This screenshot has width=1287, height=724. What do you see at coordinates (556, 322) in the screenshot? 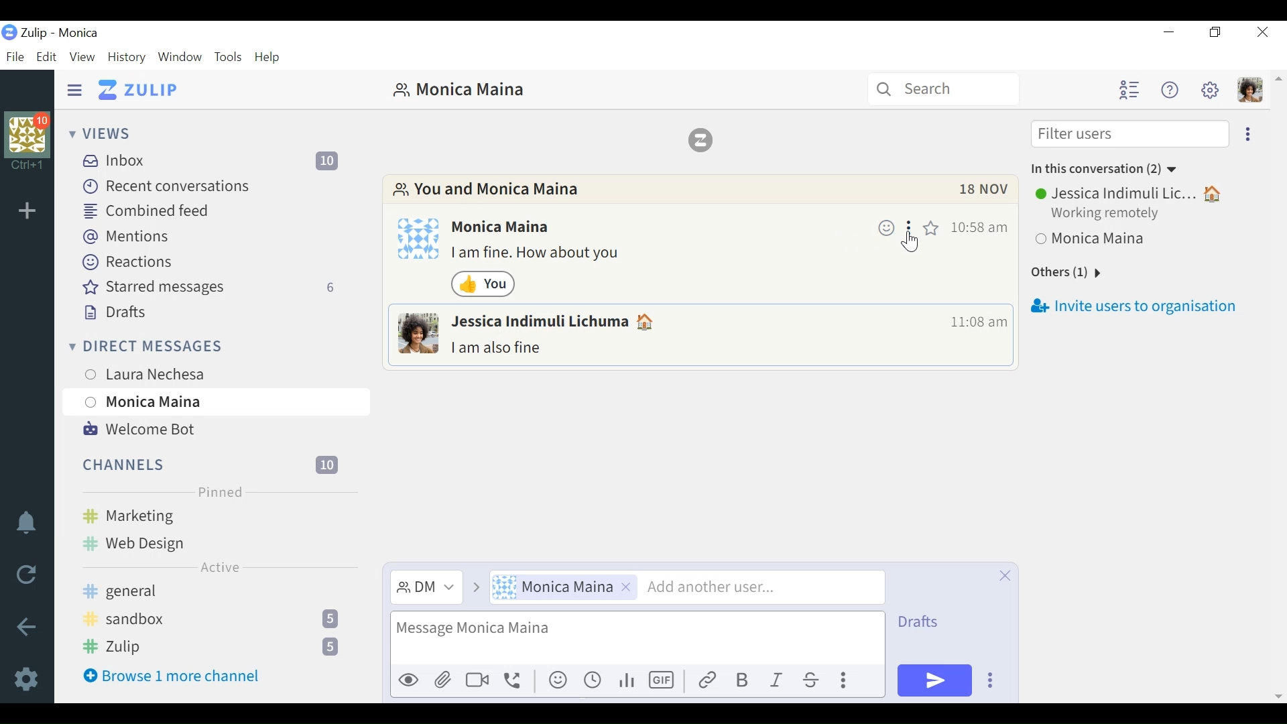
I see `Jessica Indimuli Lichuma` at bounding box center [556, 322].